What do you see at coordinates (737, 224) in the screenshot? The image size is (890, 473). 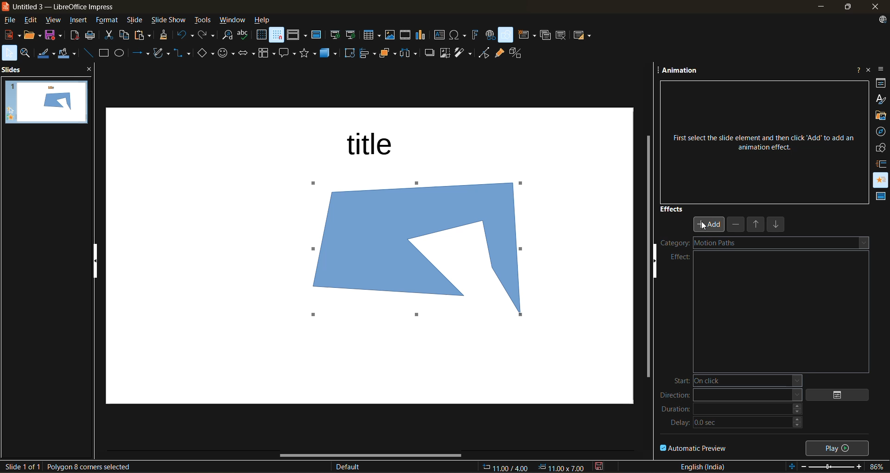 I see `remove effect` at bounding box center [737, 224].